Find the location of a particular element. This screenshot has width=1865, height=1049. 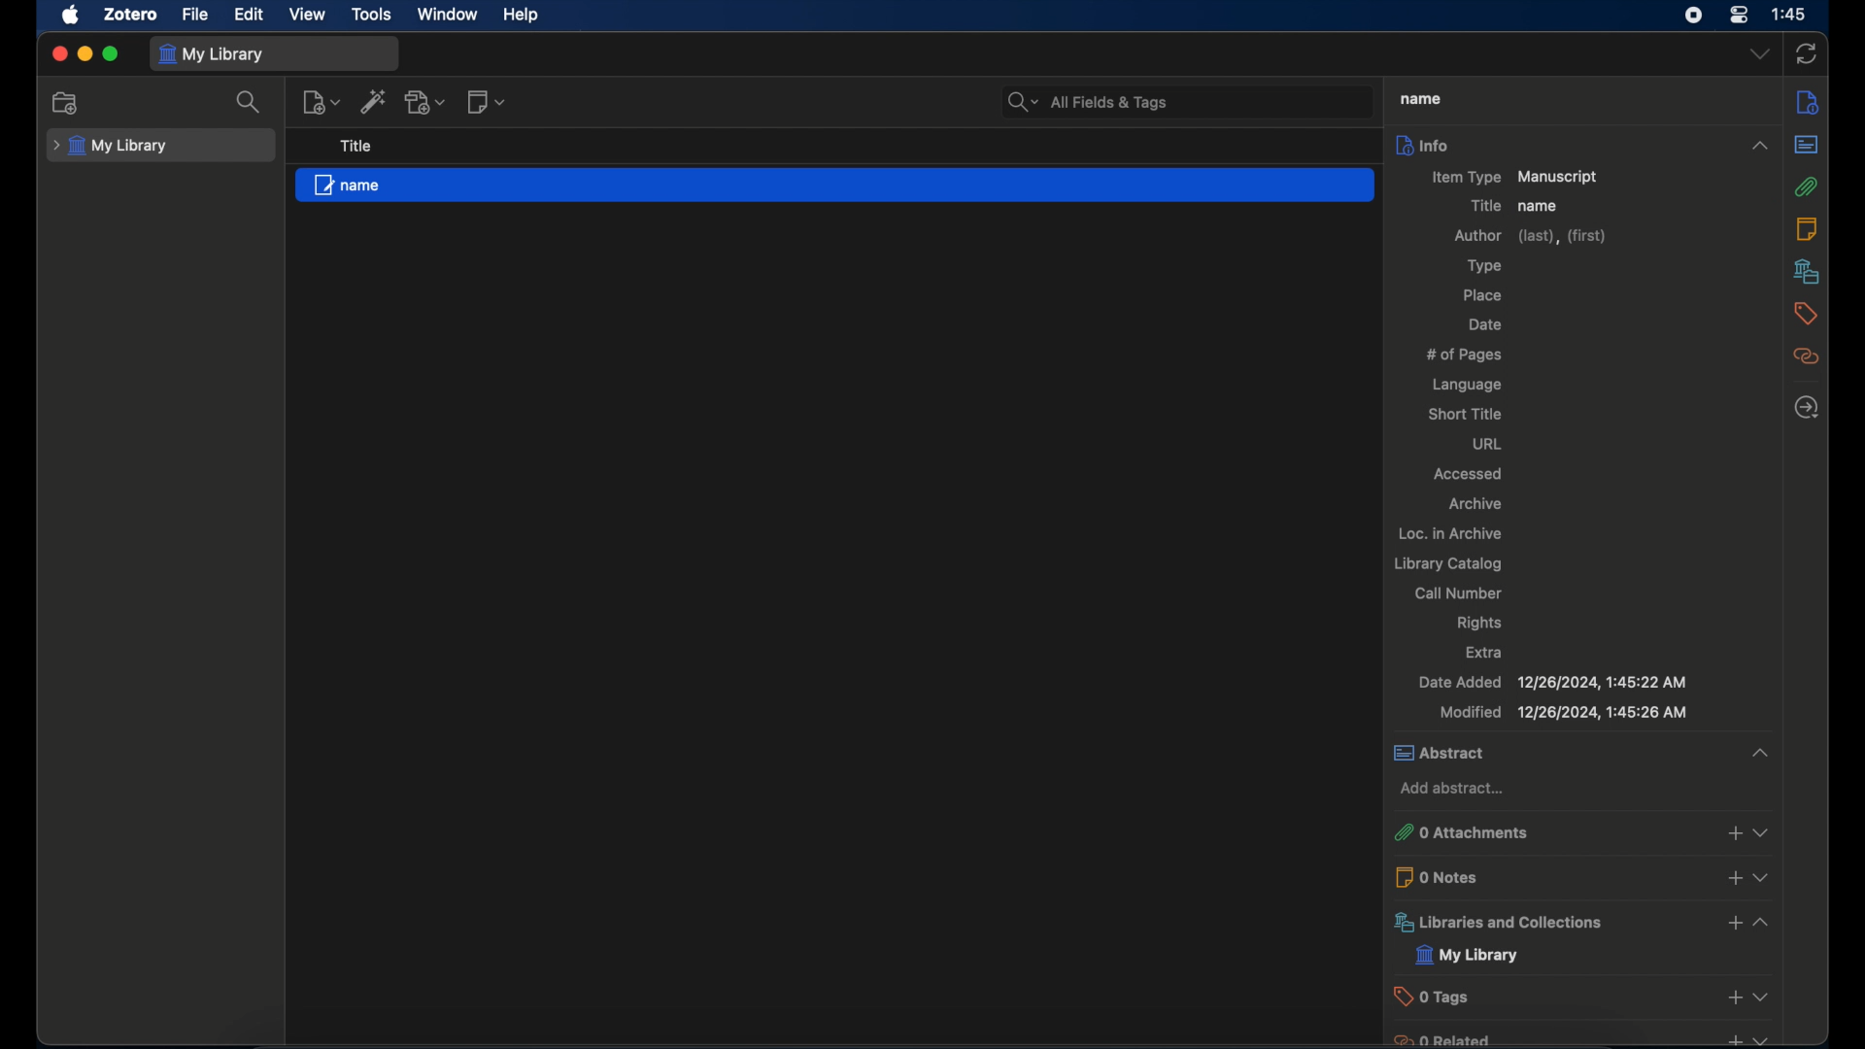

name is located at coordinates (1426, 98).